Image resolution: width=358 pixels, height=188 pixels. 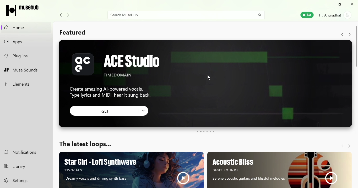 What do you see at coordinates (202, 84) in the screenshot?
I see `Ad` at bounding box center [202, 84].